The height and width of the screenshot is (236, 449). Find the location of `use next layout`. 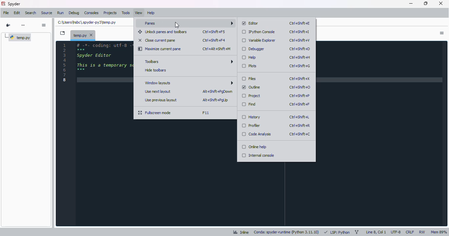

use next layout is located at coordinates (158, 91).